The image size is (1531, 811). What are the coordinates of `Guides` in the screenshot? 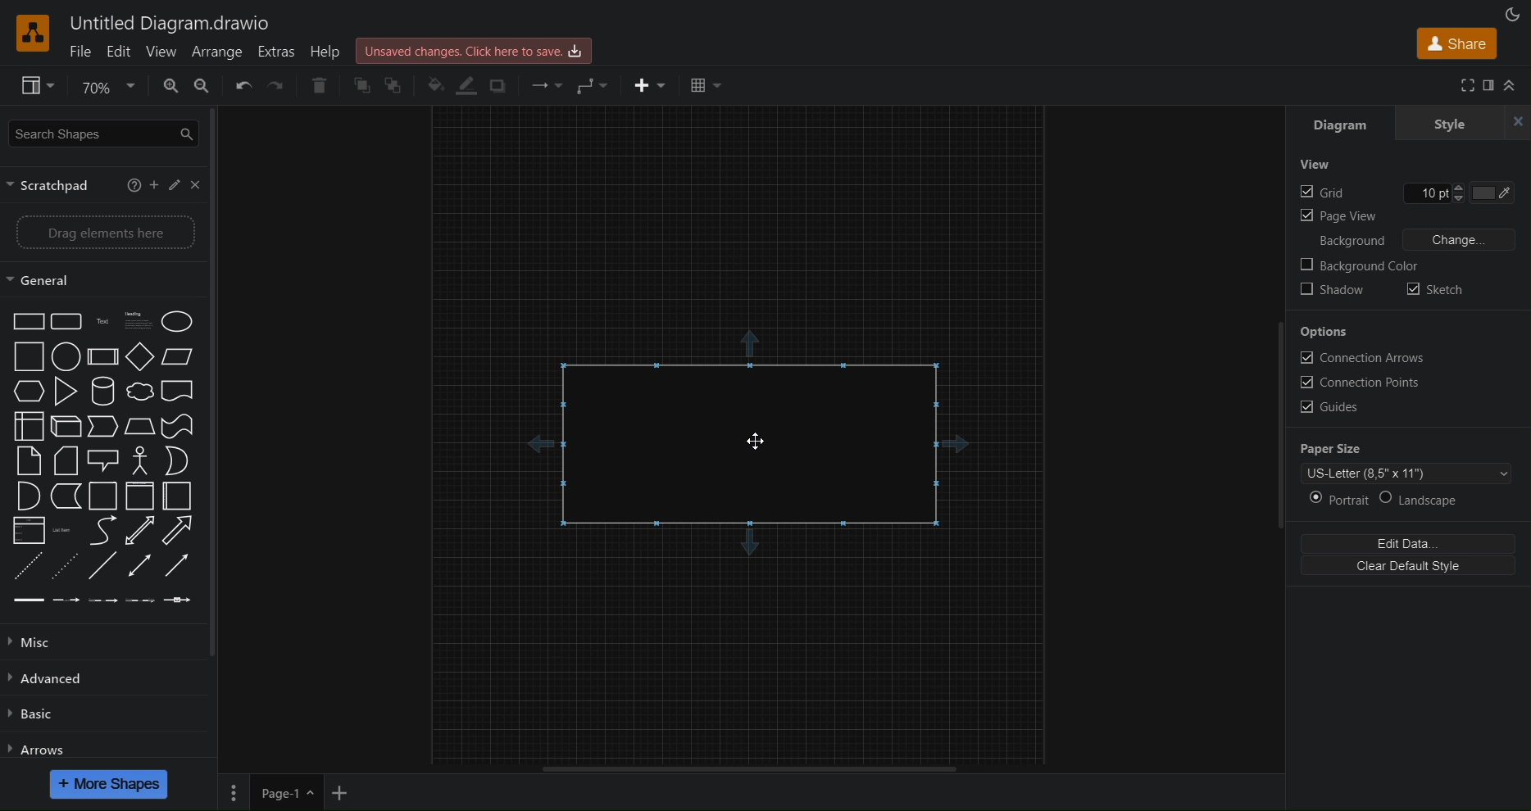 It's located at (1333, 406).